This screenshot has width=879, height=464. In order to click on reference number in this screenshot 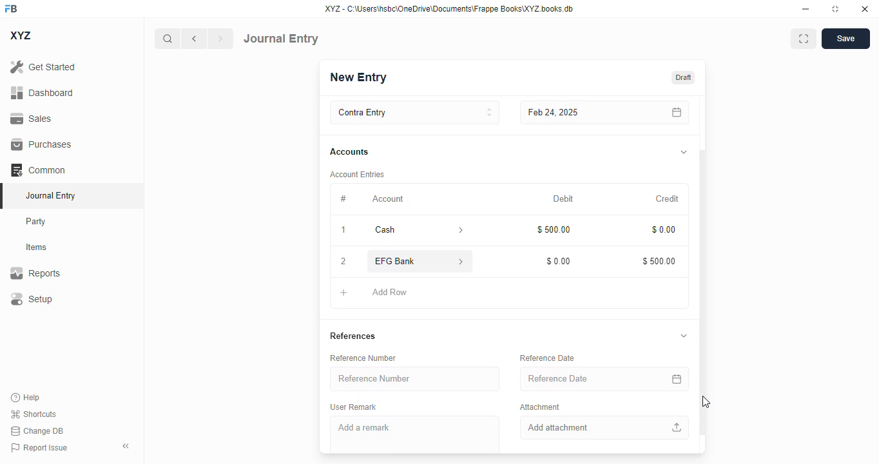, I will do `click(416, 379)`.